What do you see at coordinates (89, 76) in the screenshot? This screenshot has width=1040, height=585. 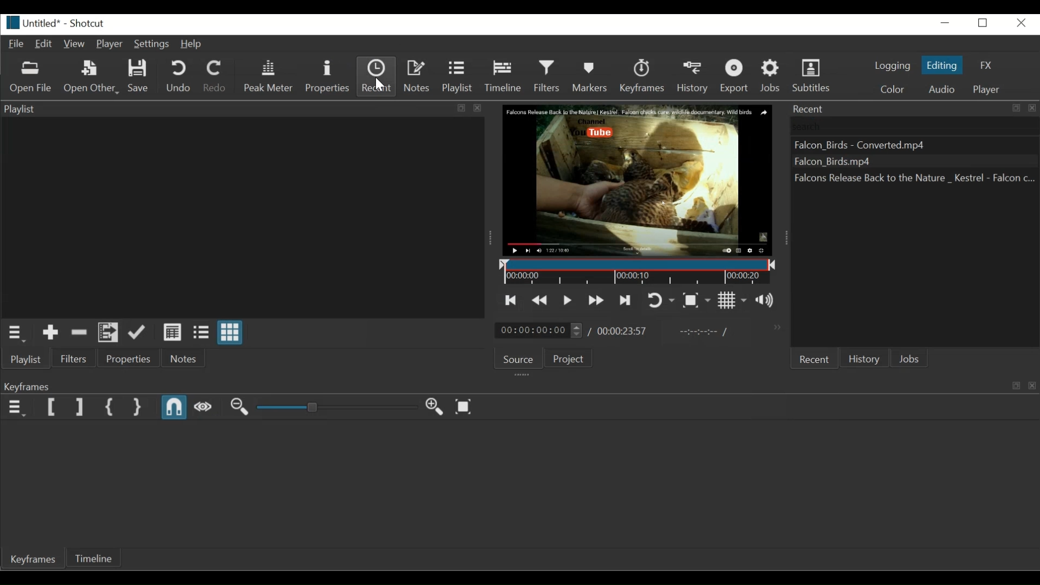 I see `Open Other` at bounding box center [89, 76].